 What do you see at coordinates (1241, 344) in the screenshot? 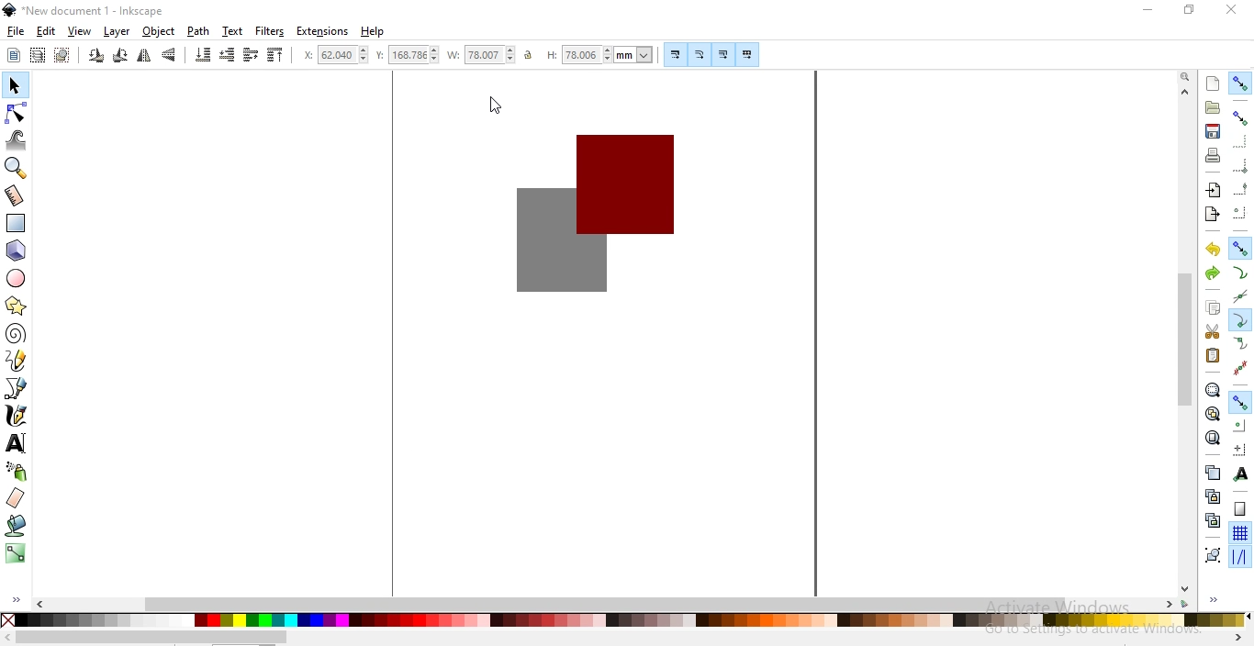
I see `snap smooth nodes` at bounding box center [1241, 344].